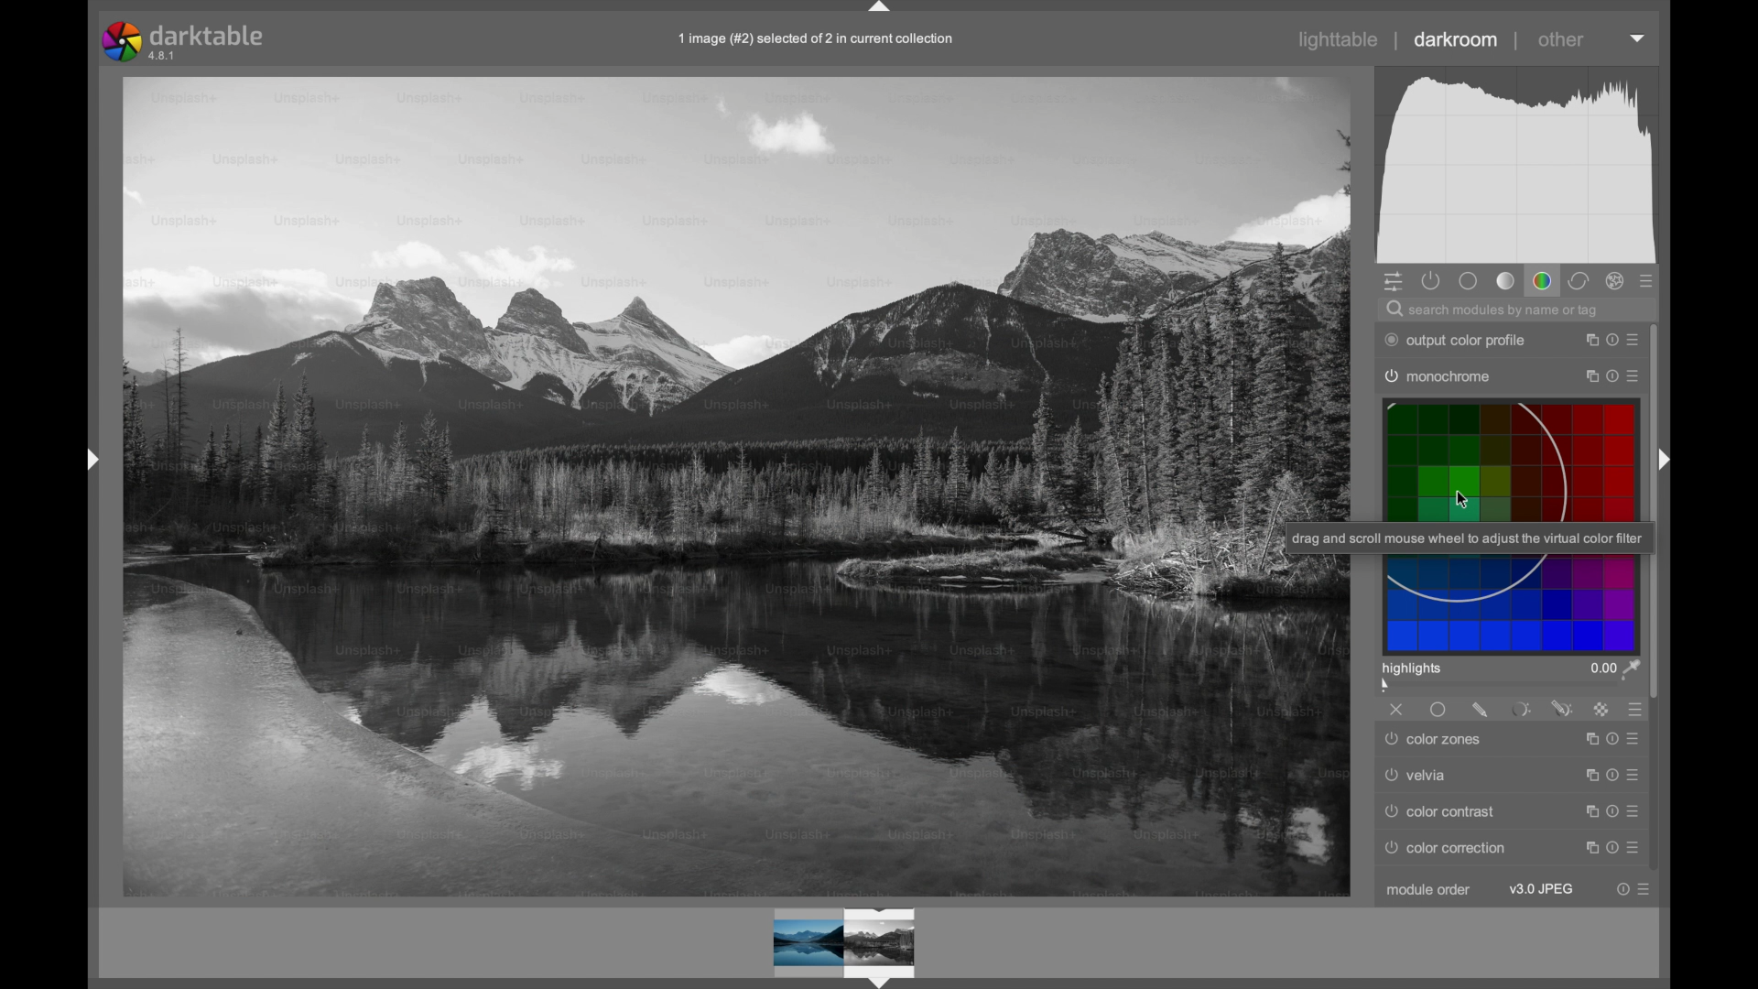 This screenshot has height=989, width=1758. I want to click on drawn mask, so click(1482, 710).